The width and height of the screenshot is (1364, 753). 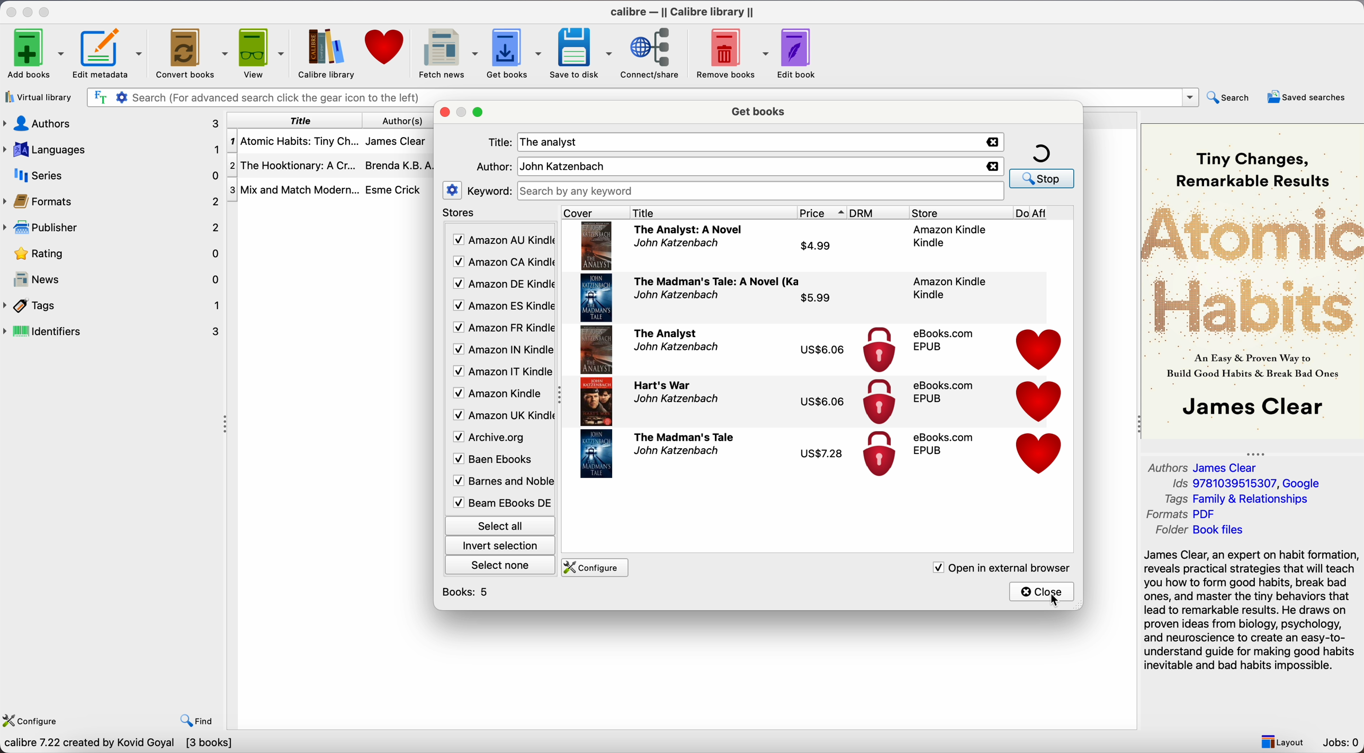 I want to click on Amazon Kindle, so click(x=948, y=287).